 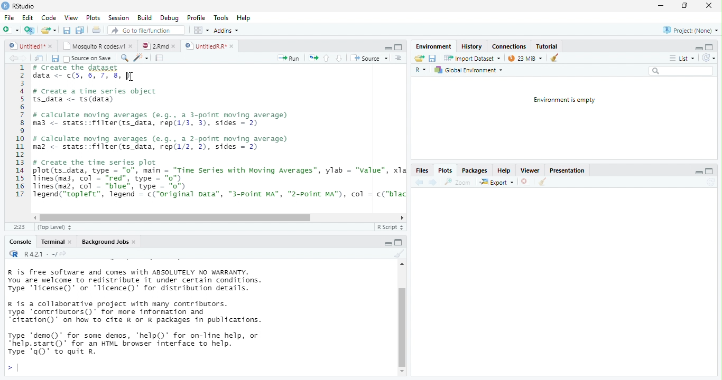 I want to click on export, so click(x=496, y=183).